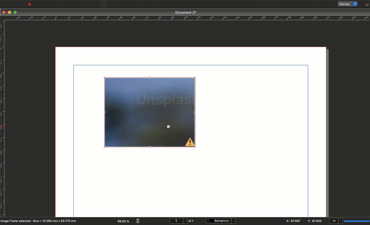  What do you see at coordinates (196, 5) in the screenshot?
I see `Rotate item` at bounding box center [196, 5].